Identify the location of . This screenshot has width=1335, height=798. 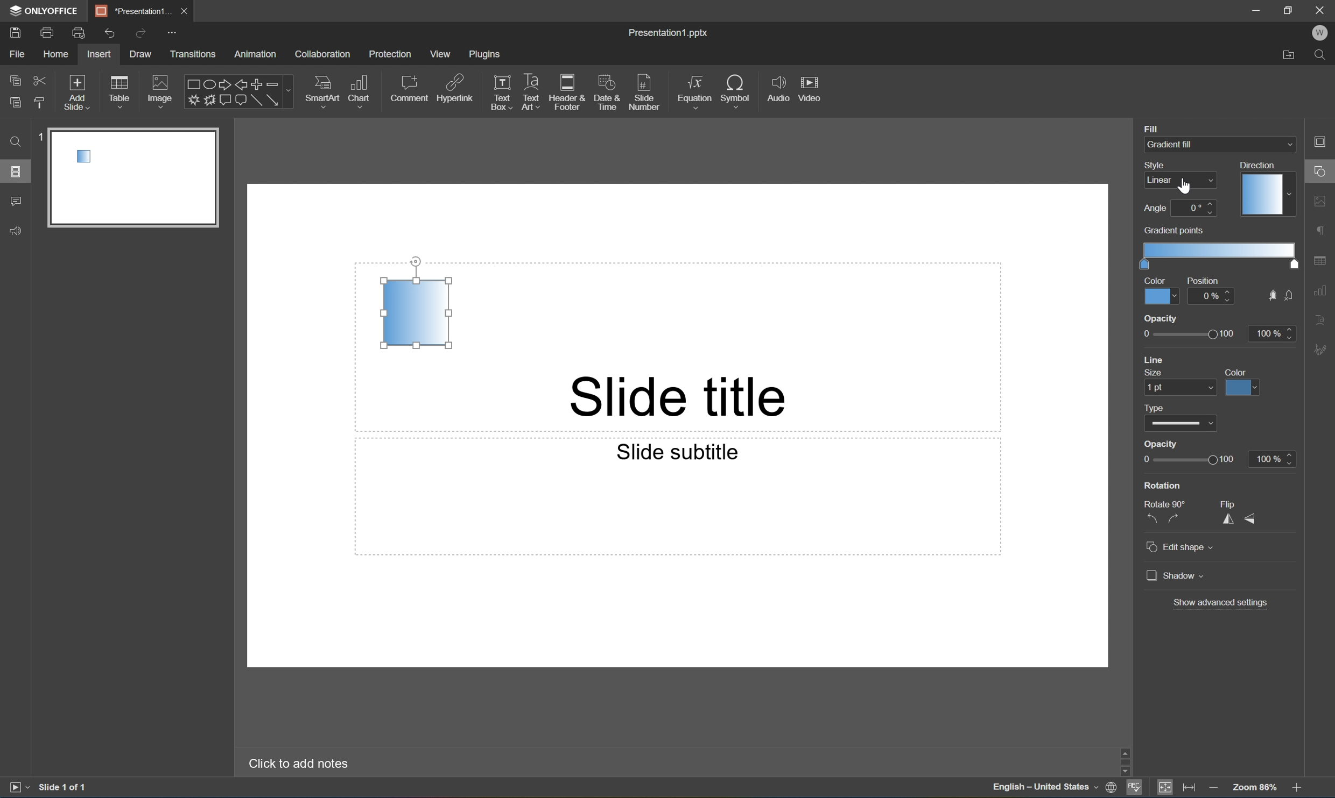
(240, 101).